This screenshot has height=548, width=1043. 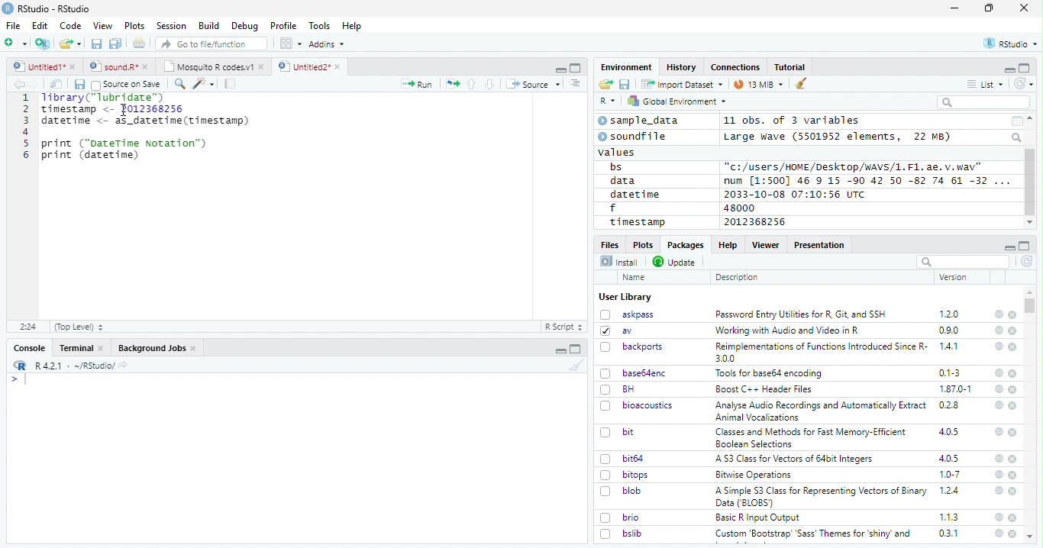 I want to click on library ("lubridate") Timestamp <- 2012368256]datetime <- as_datetime(timestamp), so click(x=144, y=110).